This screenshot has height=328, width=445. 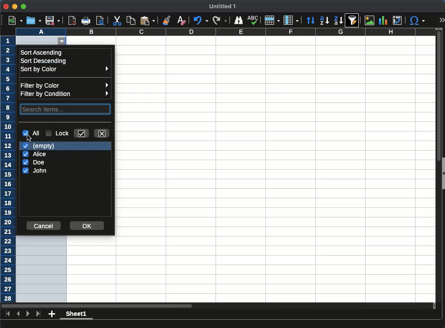 What do you see at coordinates (31, 133) in the screenshot?
I see `all` at bounding box center [31, 133].